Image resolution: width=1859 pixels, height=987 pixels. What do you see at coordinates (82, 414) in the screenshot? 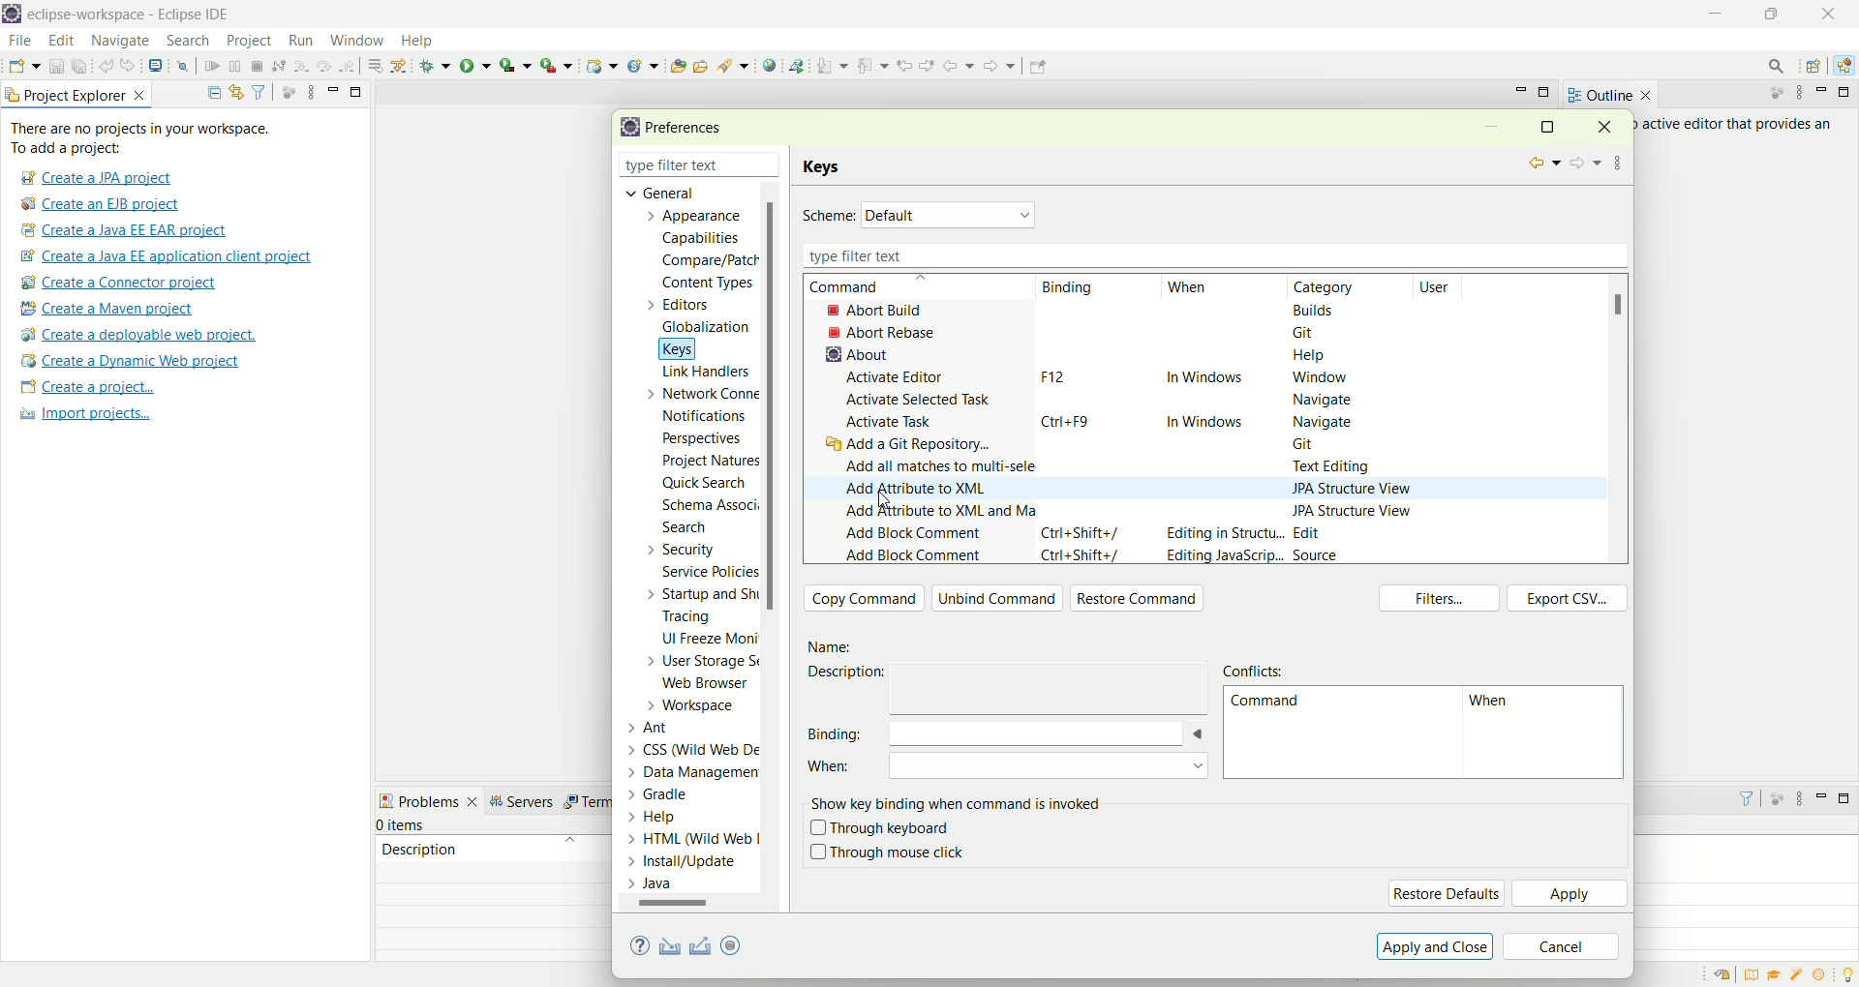
I see `import projects` at bounding box center [82, 414].